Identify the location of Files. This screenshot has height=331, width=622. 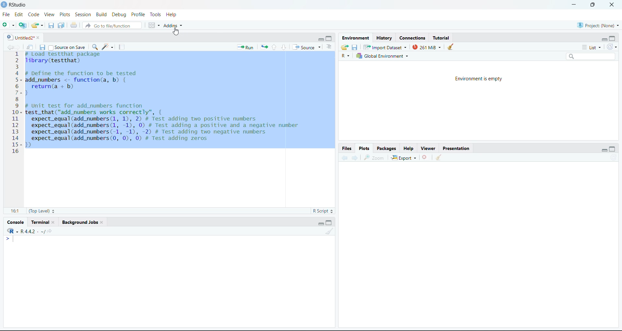
(347, 148).